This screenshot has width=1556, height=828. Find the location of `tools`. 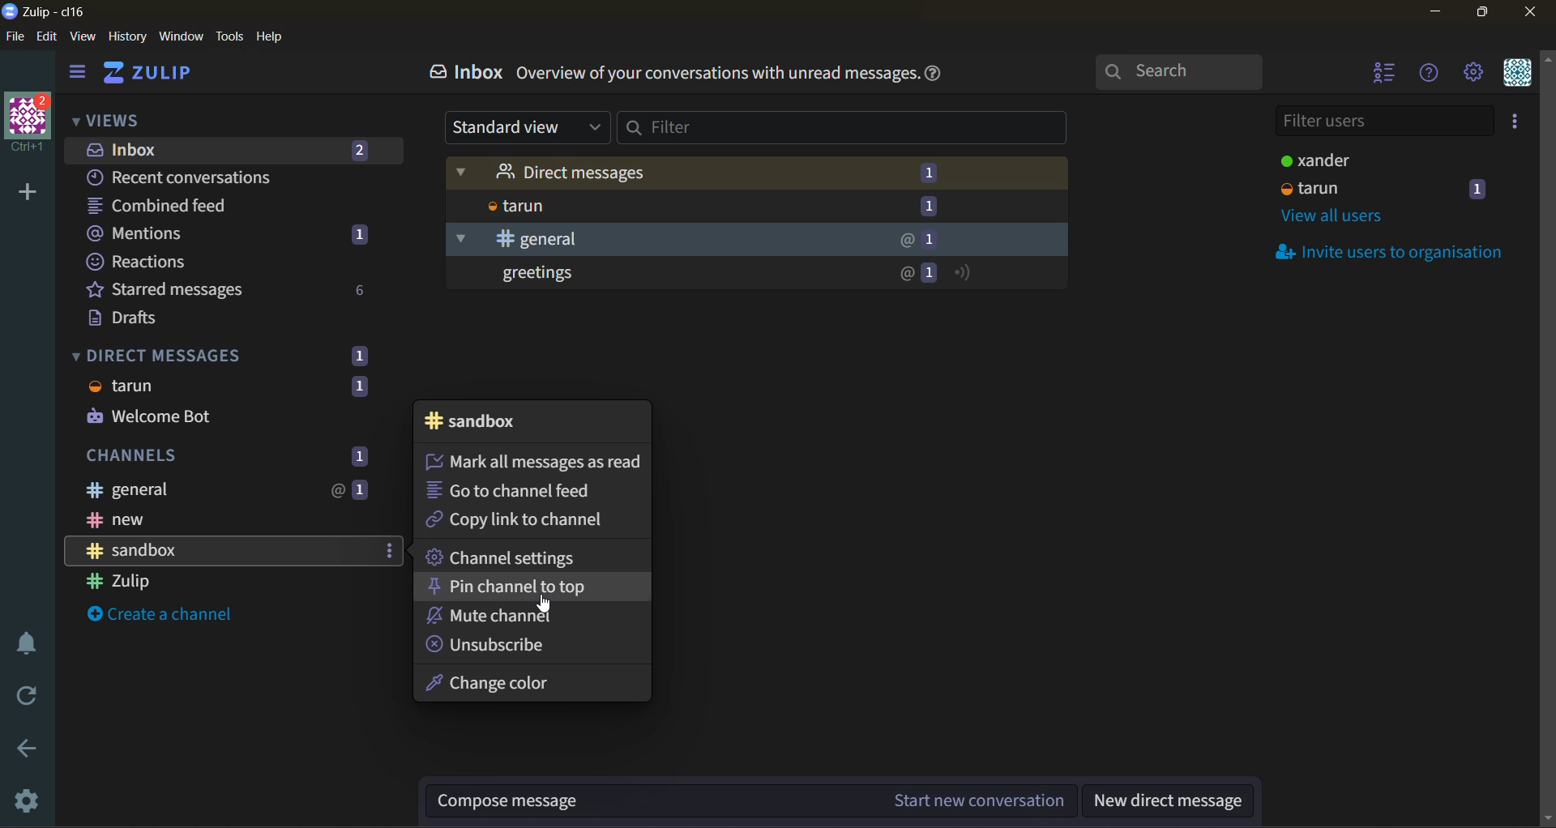

tools is located at coordinates (228, 36).